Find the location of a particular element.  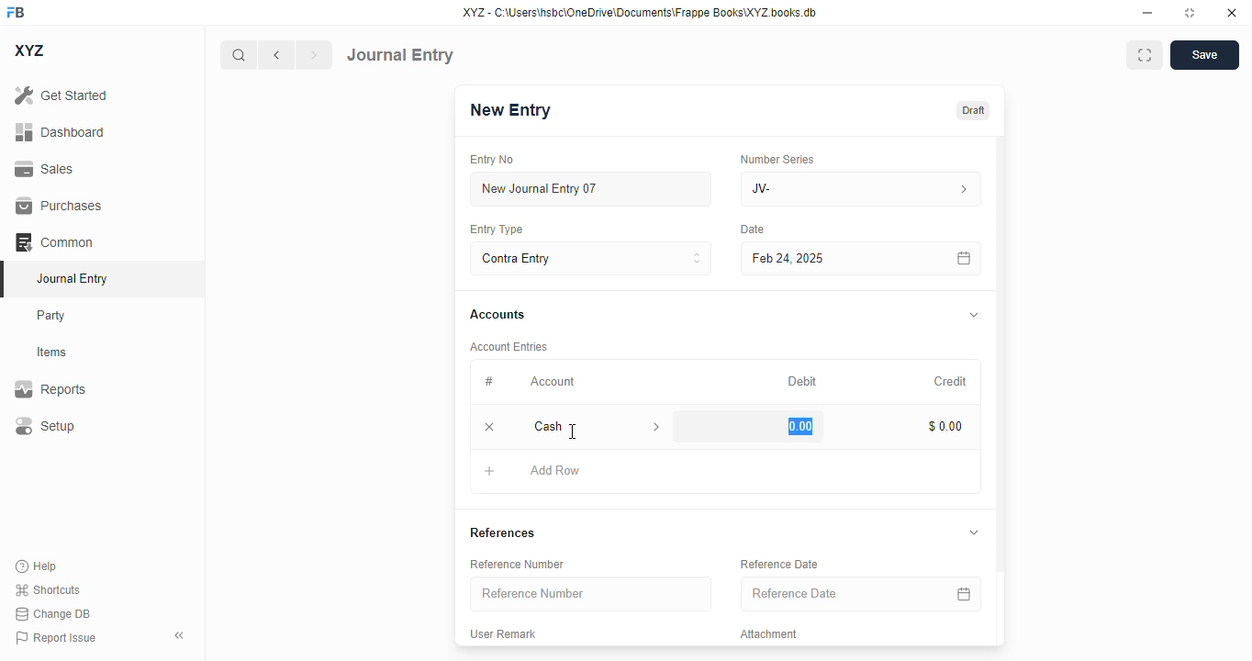

cursor is located at coordinates (574, 431).